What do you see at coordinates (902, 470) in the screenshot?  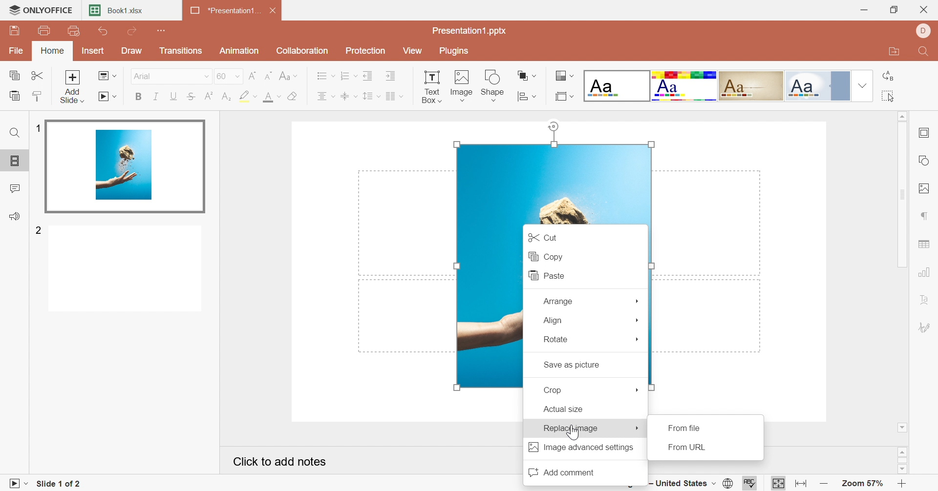 I see `scroll down` at bounding box center [902, 470].